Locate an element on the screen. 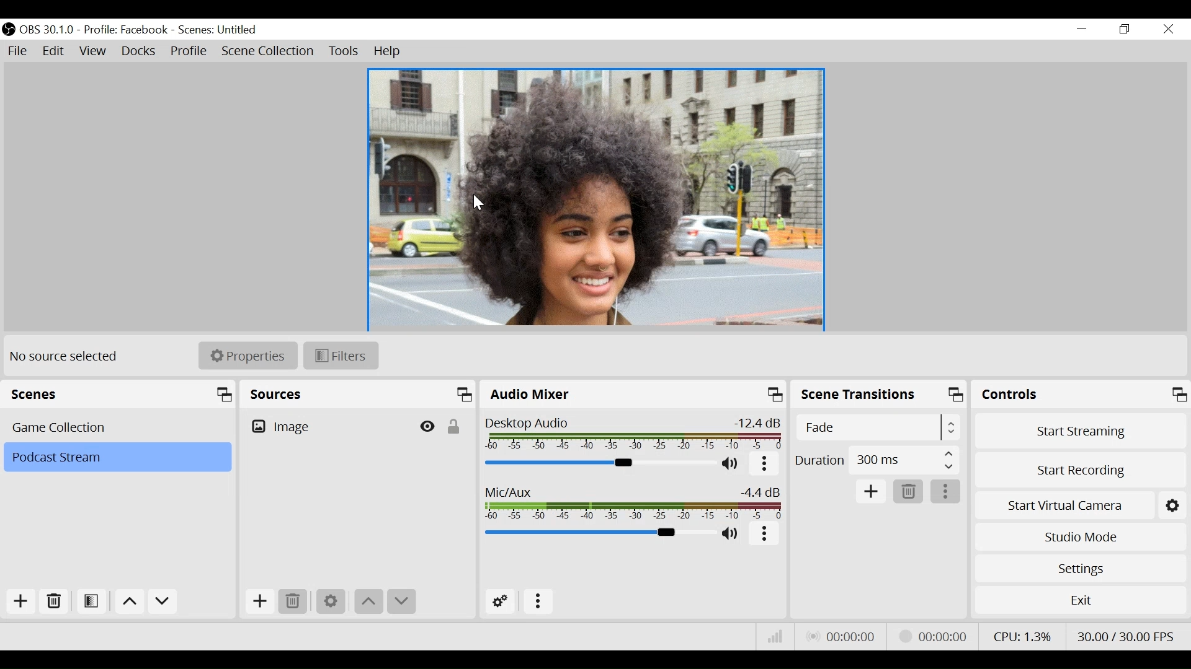 The width and height of the screenshot is (1191, 669). Move up is located at coordinates (130, 603).